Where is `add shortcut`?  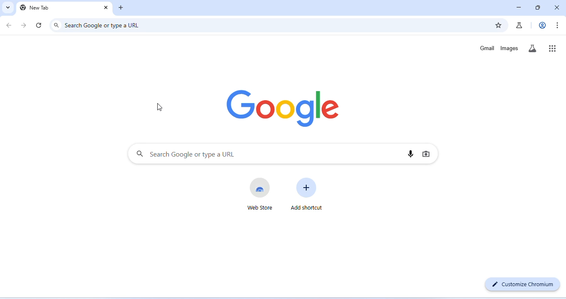 add shortcut is located at coordinates (307, 195).